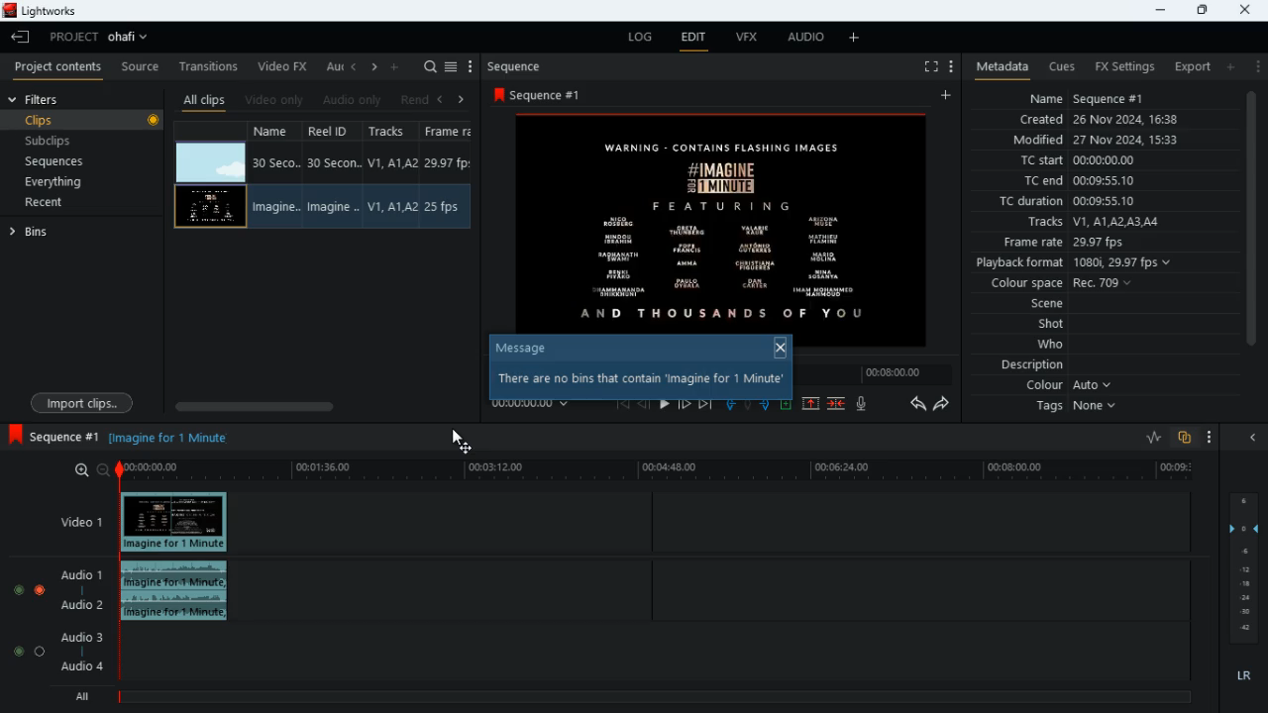 The width and height of the screenshot is (1268, 713). Describe the element at coordinates (355, 100) in the screenshot. I see `audio only` at that location.